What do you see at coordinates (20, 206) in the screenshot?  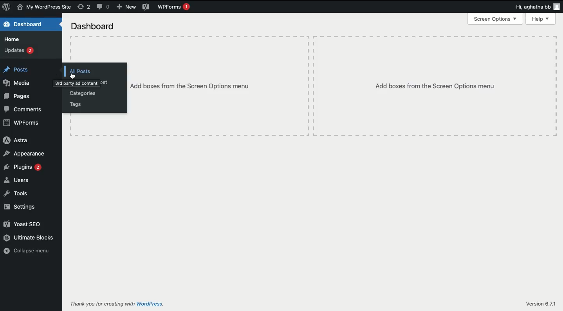 I see `Settings` at bounding box center [20, 206].